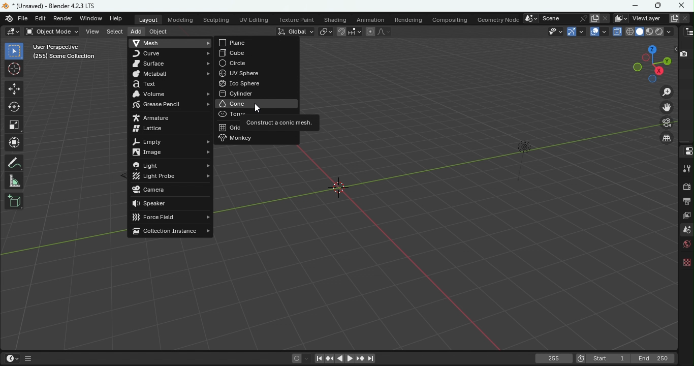 Image resolution: width=694 pixels, height=366 pixels. Describe the element at coordinates (257, 53) in the screenshot. I see `Cube` at that location.